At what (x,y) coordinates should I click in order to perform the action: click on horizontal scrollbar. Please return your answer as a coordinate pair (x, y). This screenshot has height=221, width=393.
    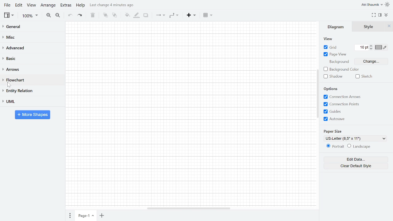
    Looking at the image, I should click on (191, 208).